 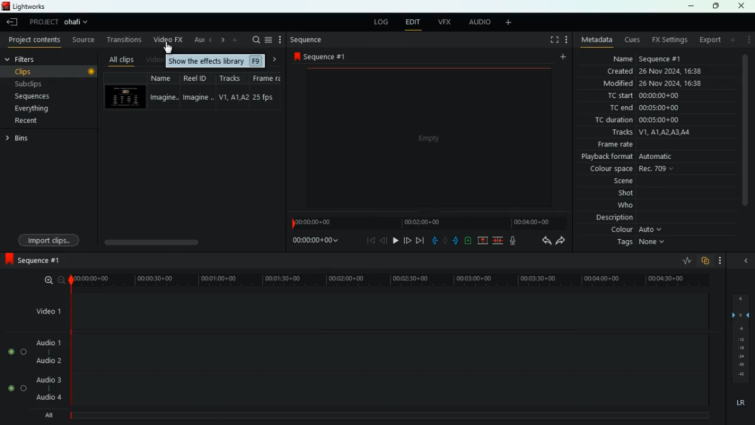 What do you see at coordinates (445, 22) in the screenshot?
I see `vfx` at bounding box center [445, 22].